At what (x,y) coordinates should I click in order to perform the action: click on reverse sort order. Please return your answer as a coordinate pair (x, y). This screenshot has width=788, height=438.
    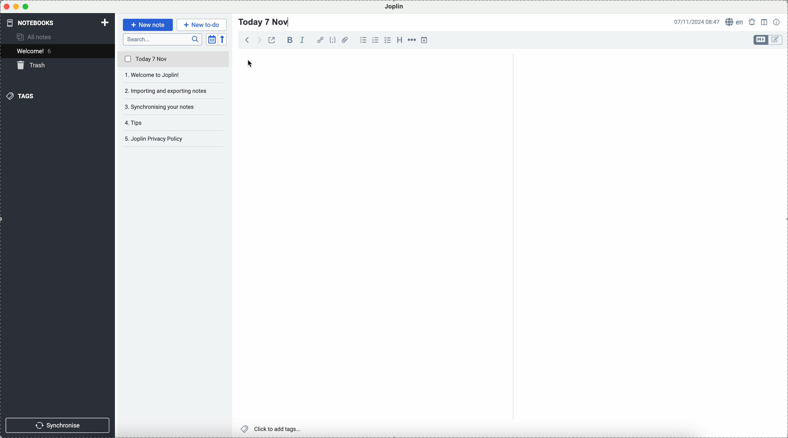
    Looking at the image, I should click on (223, 39).